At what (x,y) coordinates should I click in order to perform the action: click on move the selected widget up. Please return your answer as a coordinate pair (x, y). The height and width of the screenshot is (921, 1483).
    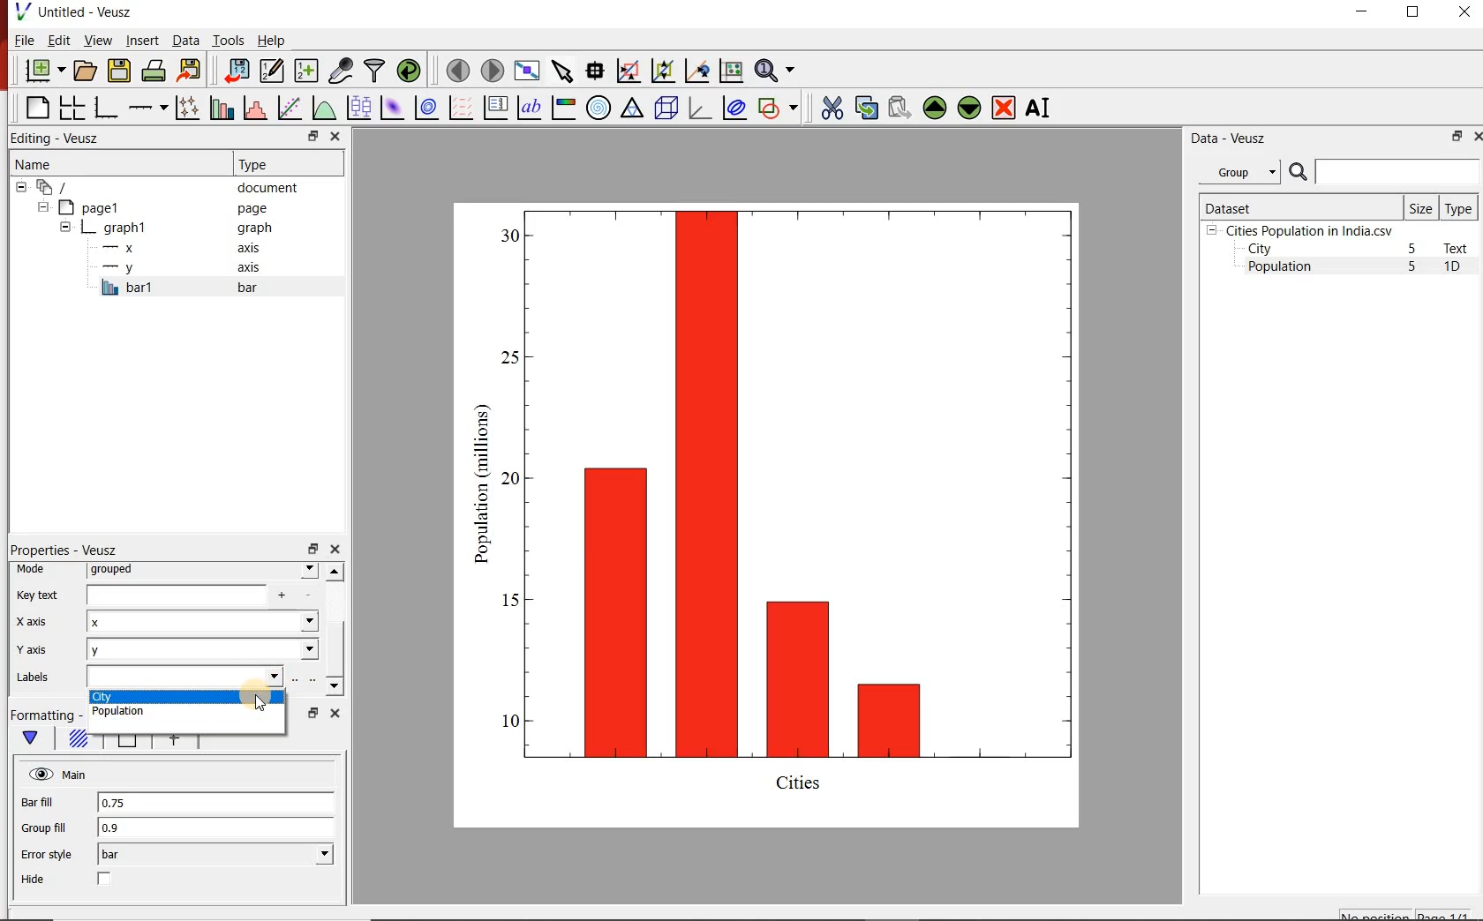
    Looking at the image, I should click on (935, 107).